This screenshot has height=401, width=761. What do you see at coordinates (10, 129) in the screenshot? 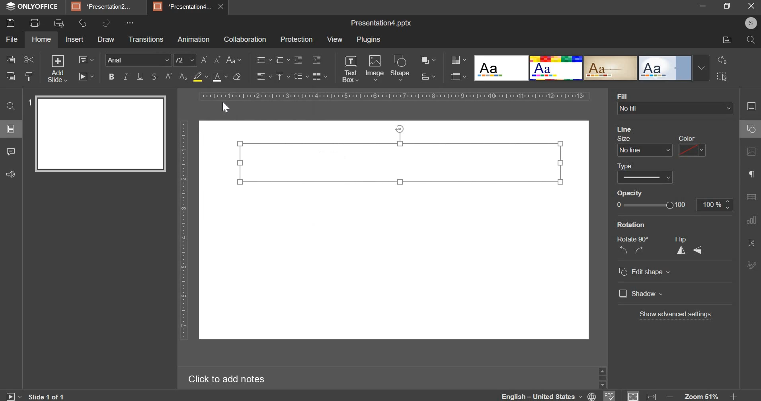
I see `slide menu` at bounding box center [10, 129].